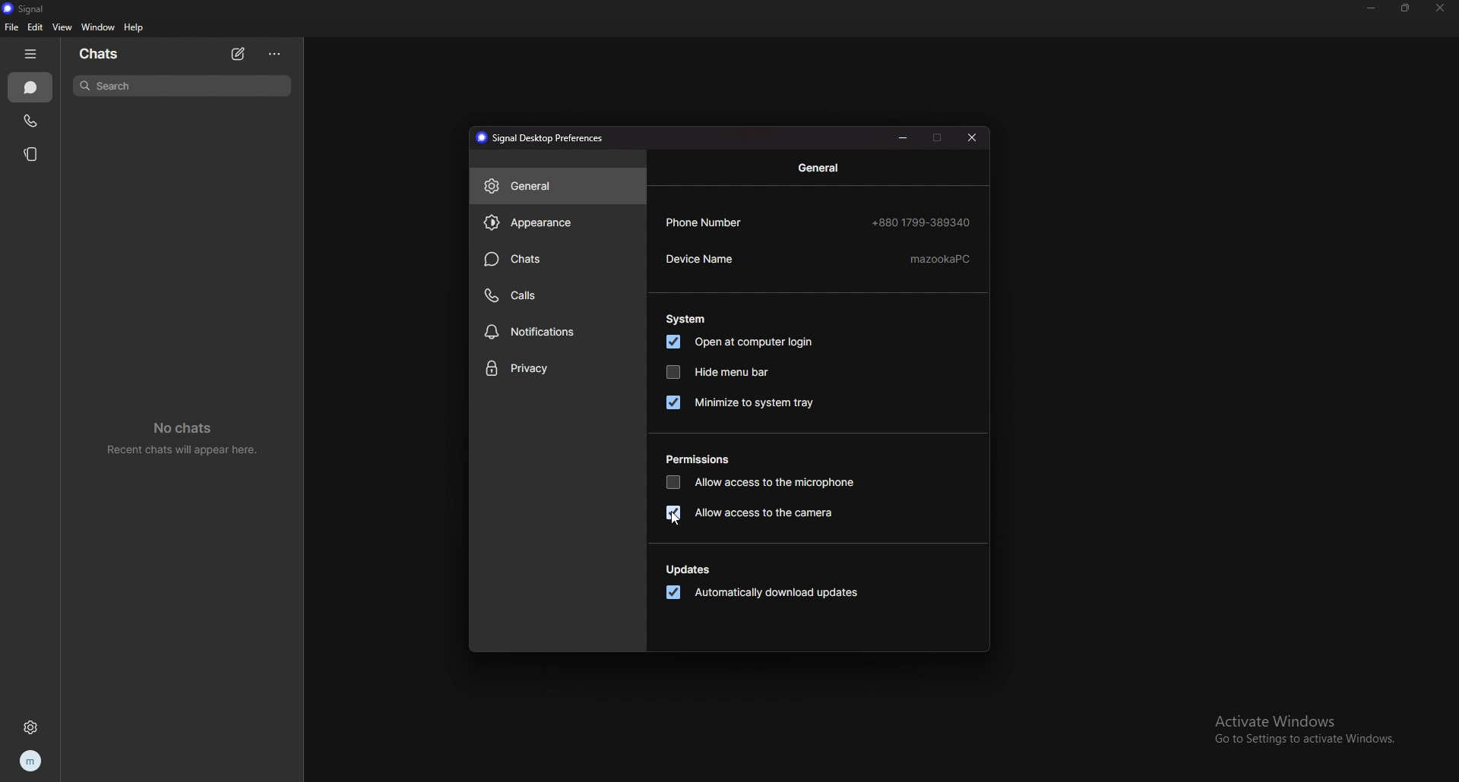 The image size is (1459, 782). Describe the element at coordinates (820, 260) in the screenshot. I see `device name` at that location.